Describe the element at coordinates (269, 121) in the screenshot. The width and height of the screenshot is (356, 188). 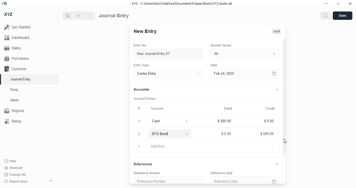
I see `$0.00` at that location.